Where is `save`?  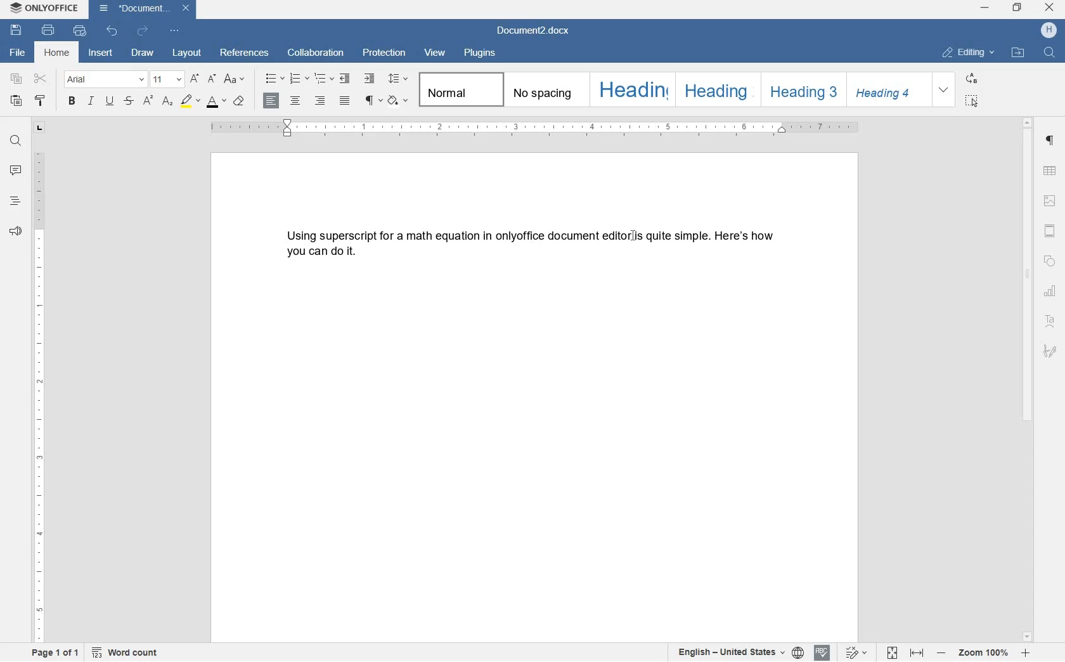 save is located at coordinates (18, 30).